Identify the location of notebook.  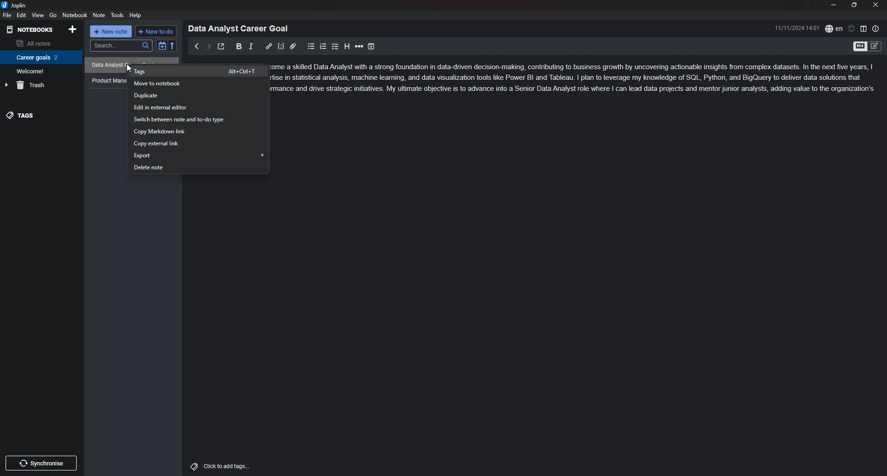
(75, 15).